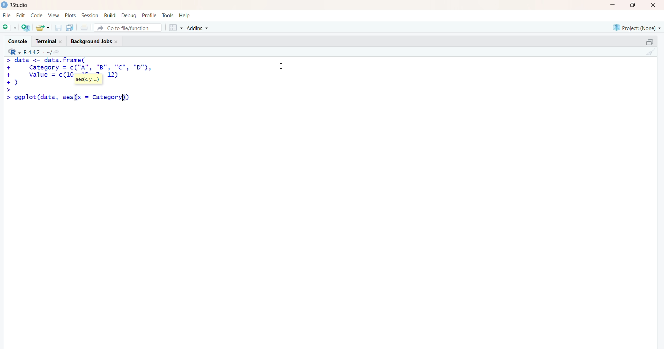 The width and height of the screenshot is (664, 349). What do you see at coordinates (7, 16) in the screenshot?
I see `File` at bounding box center [7, 16].